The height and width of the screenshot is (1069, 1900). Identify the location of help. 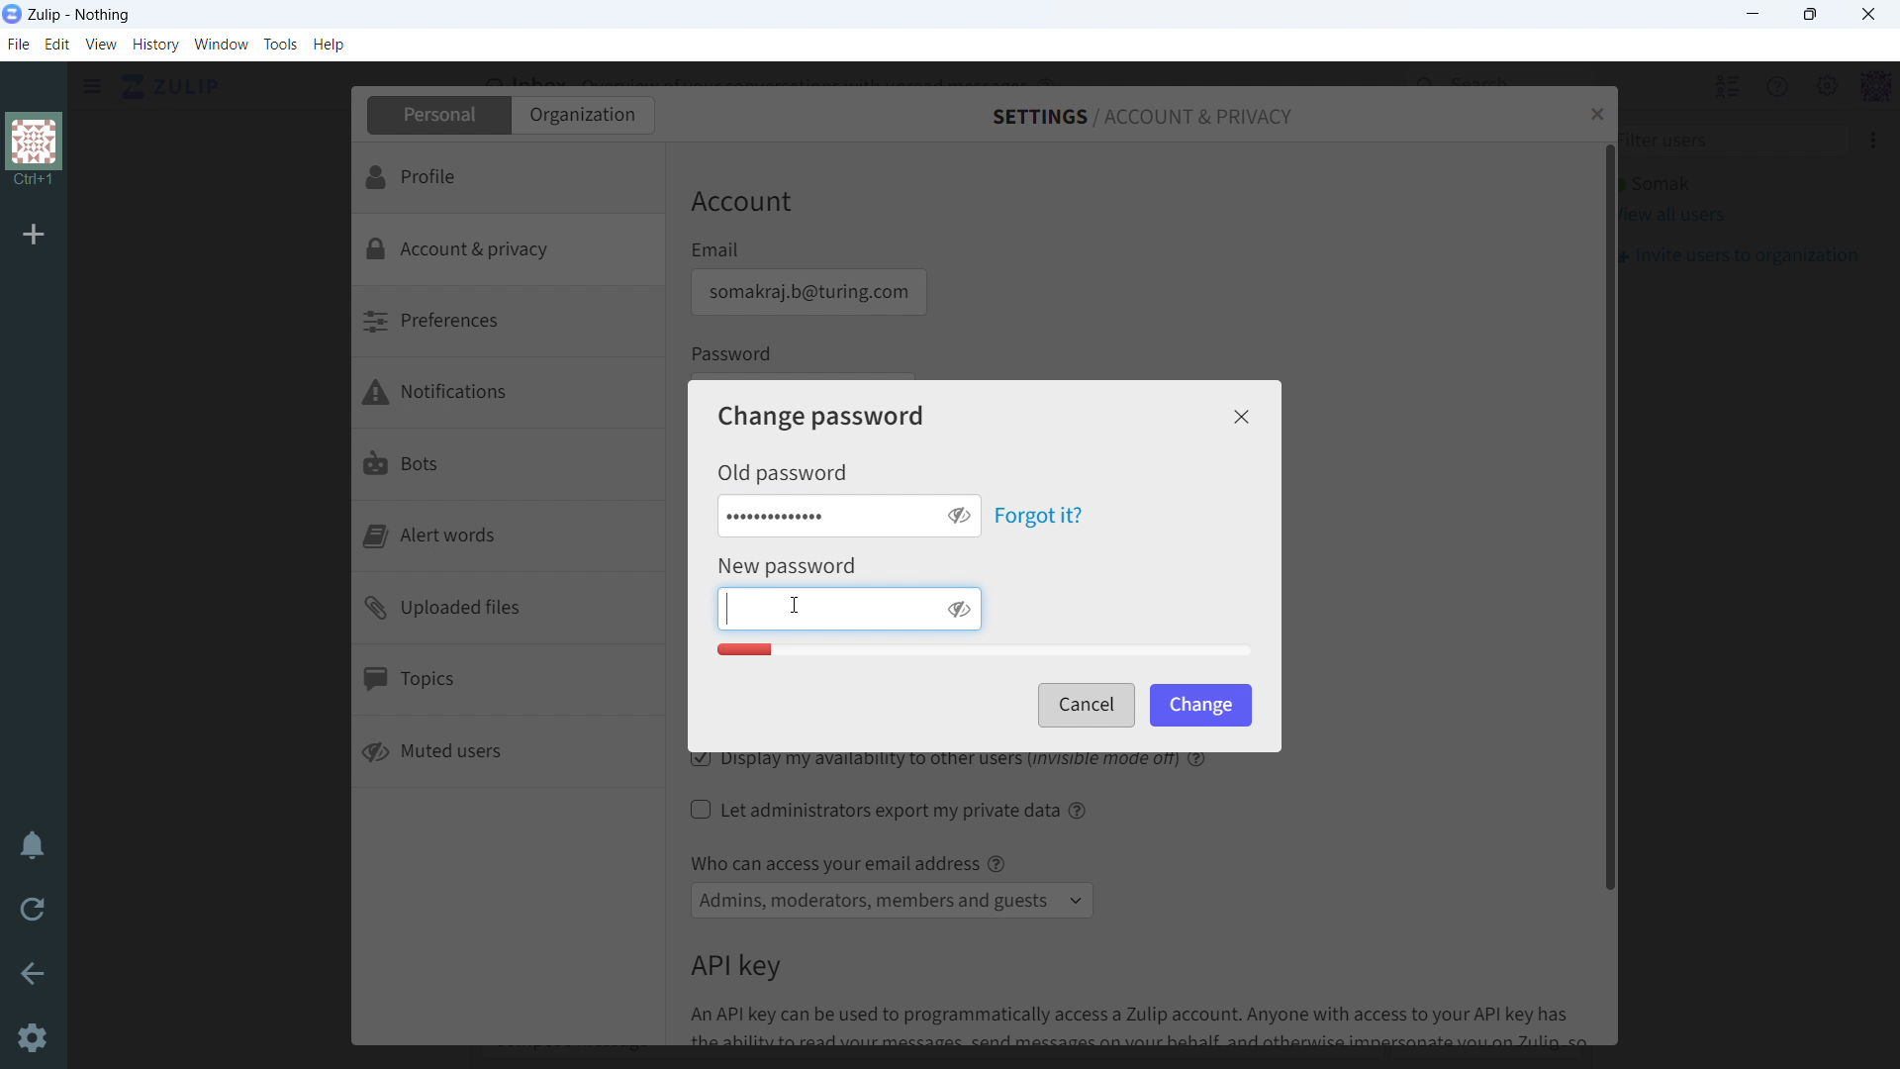
(1080, 810).